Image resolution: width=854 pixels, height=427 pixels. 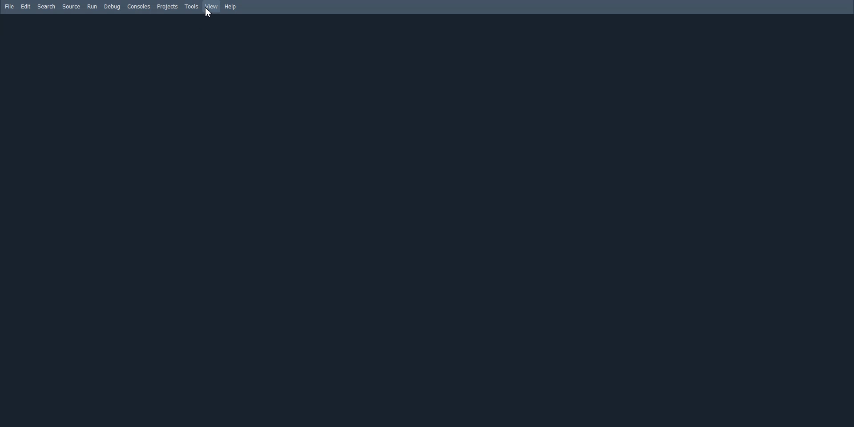 What do you see at coordinates (112, 7) in the screenshot?
I see `Debug` at bounding box center [112, 7].